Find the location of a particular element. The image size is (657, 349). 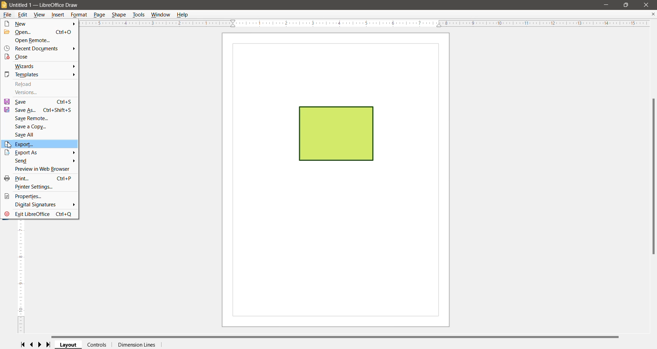

Title bar color changed on Click is located at coordinates (338, 5).